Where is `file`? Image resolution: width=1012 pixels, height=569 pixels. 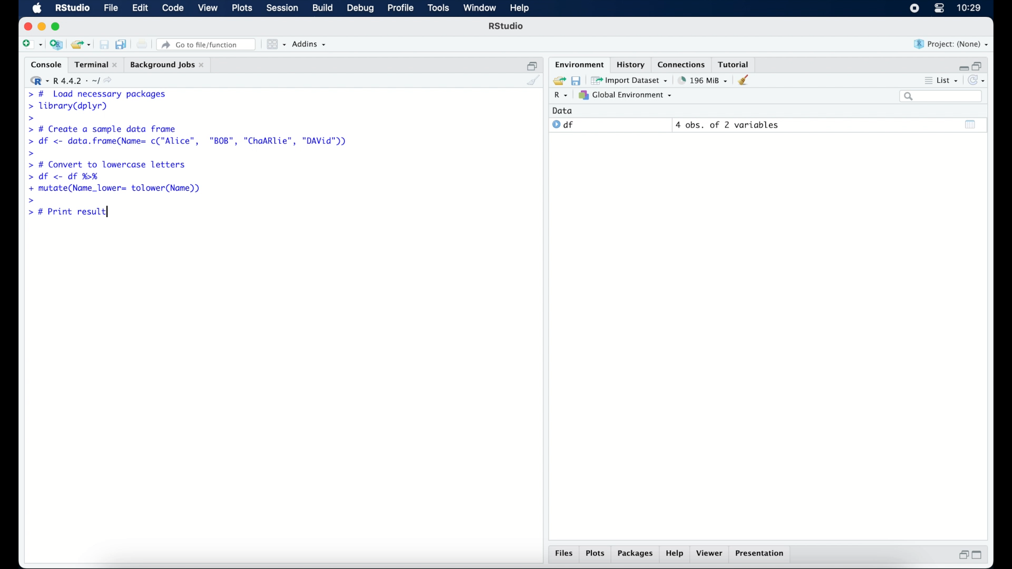 file is located at coordinates (110, 8).